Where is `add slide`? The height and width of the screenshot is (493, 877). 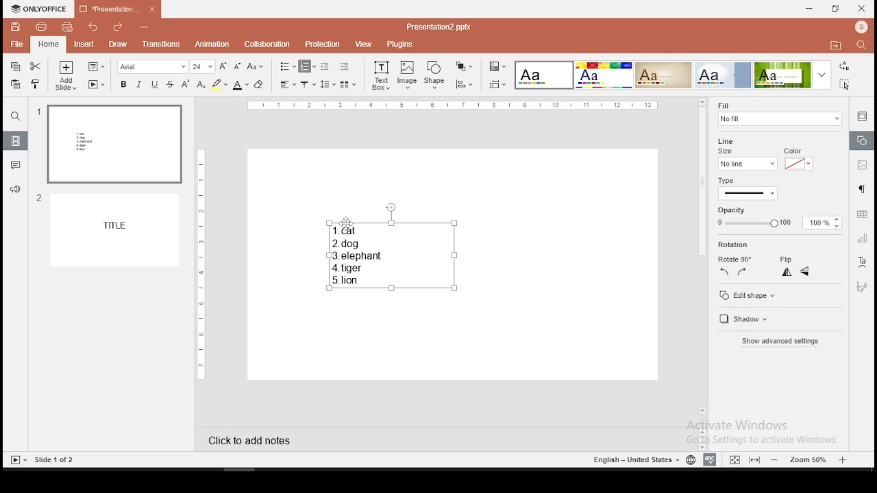 add slide is located at coordinates (66, 75).